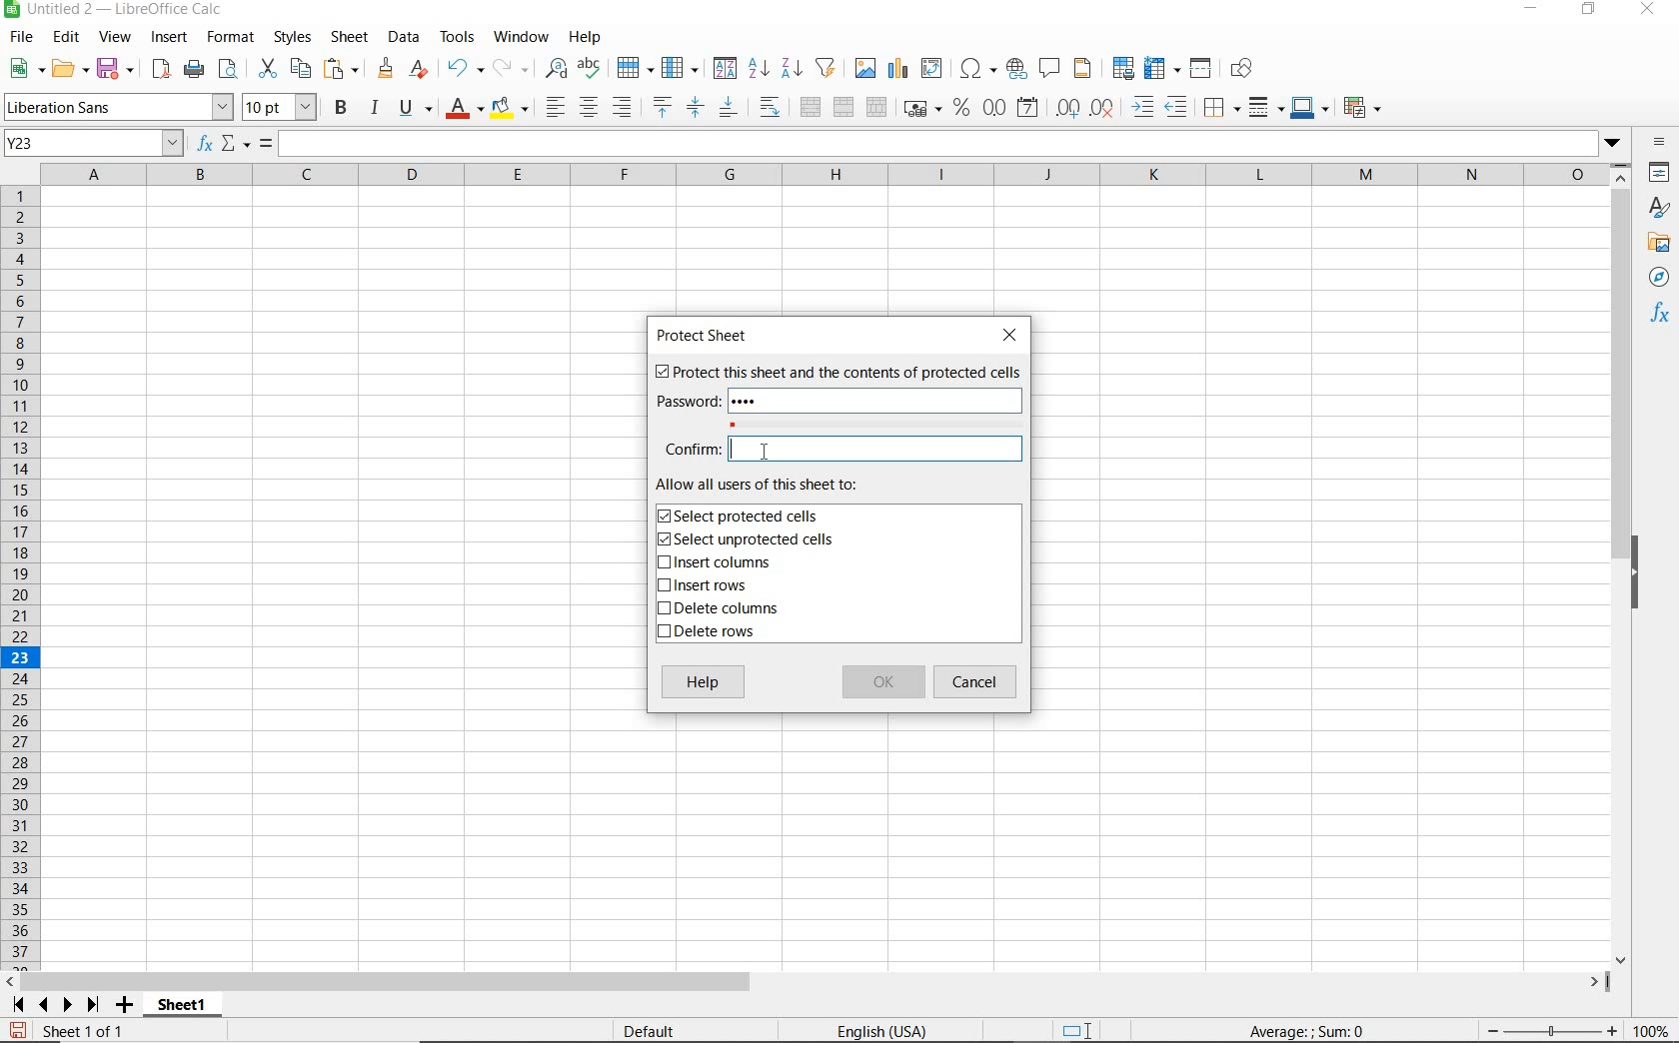 Image resolution: width=1679 pixels, height=1043 pixels. Describe the element at coordinates (920, 111) in the screenshot. I see `FORMAT AS CURRENCY` at that location.